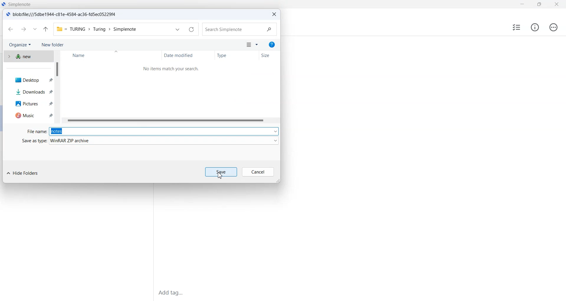 This screenshot has width=566, height=301. What do you see at coordinates (96, 29) in the screenshot?
I see `File Path` at bounding box center [96, 29].